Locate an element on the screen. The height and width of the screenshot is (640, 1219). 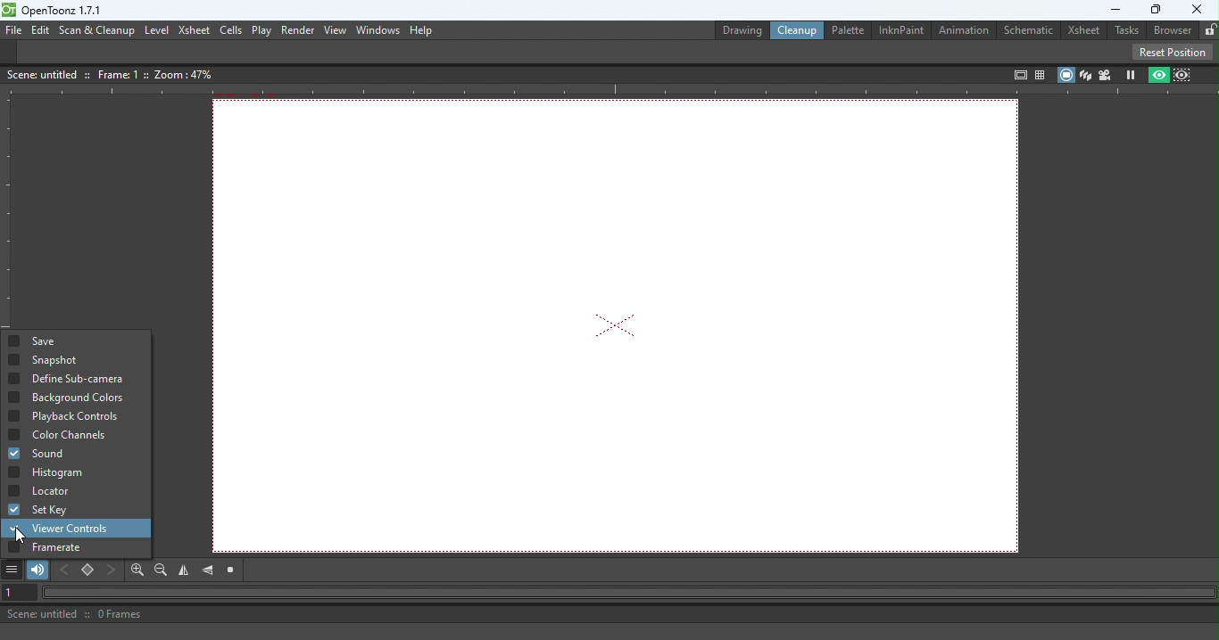
Set the current frame is located at coordinates (16, 593).